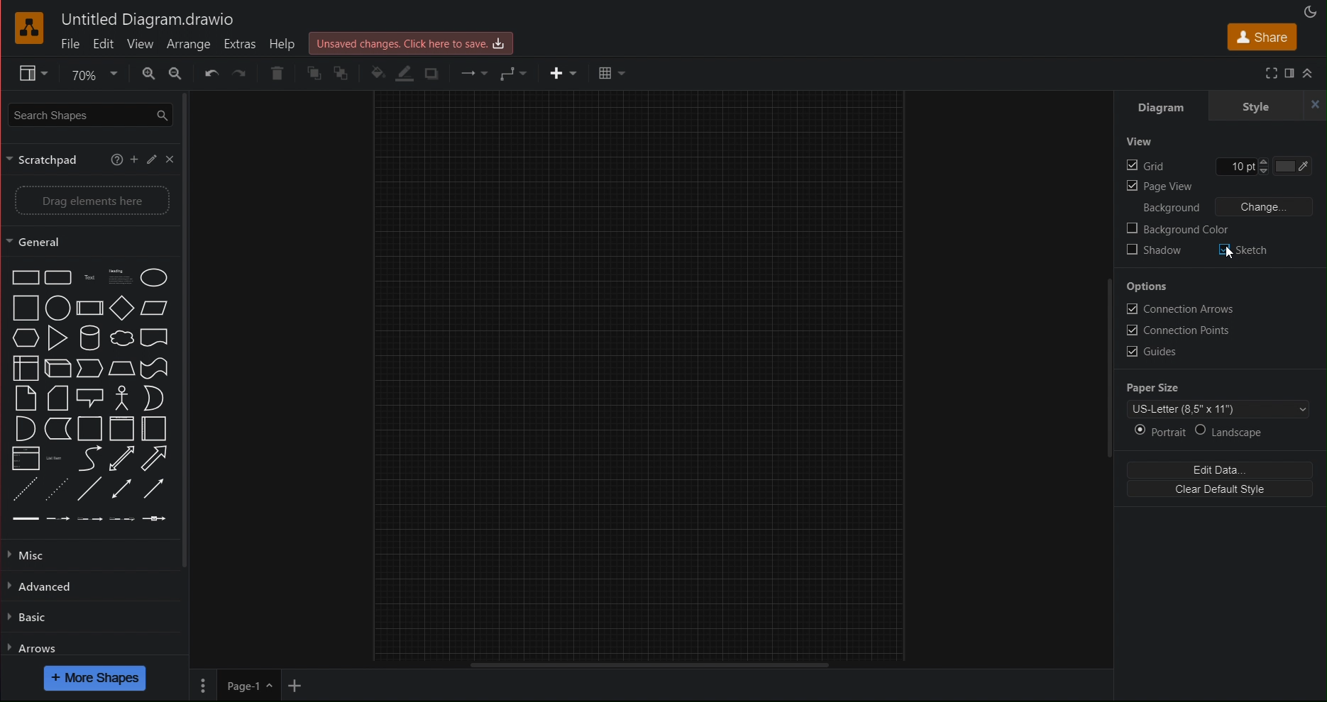 This screenshot has height=702, width=1327. Describe the element at coordinates (43, 160) in the screenshot. I see `Scratchpad` at that location.